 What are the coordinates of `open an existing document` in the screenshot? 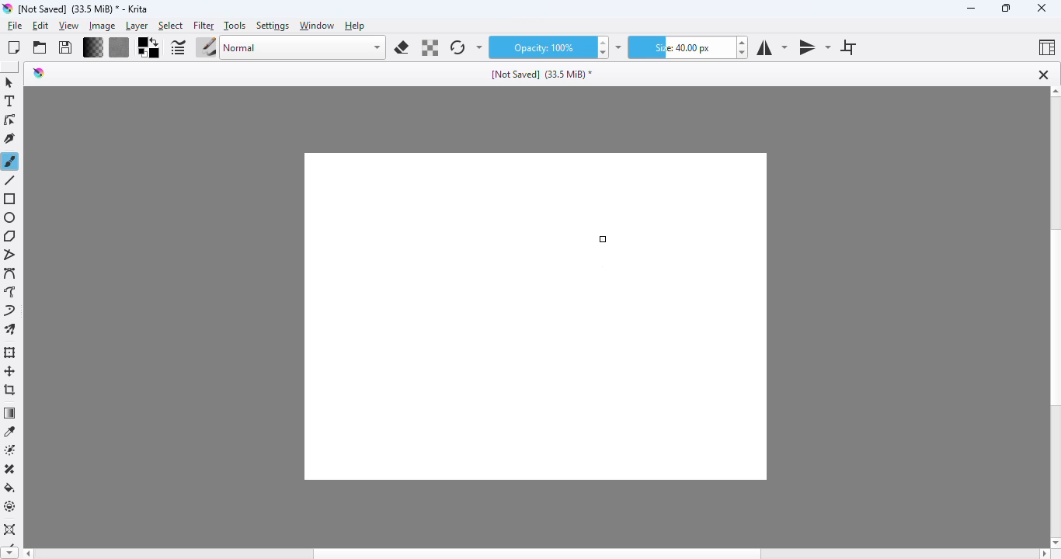 It's located at (40, 48).